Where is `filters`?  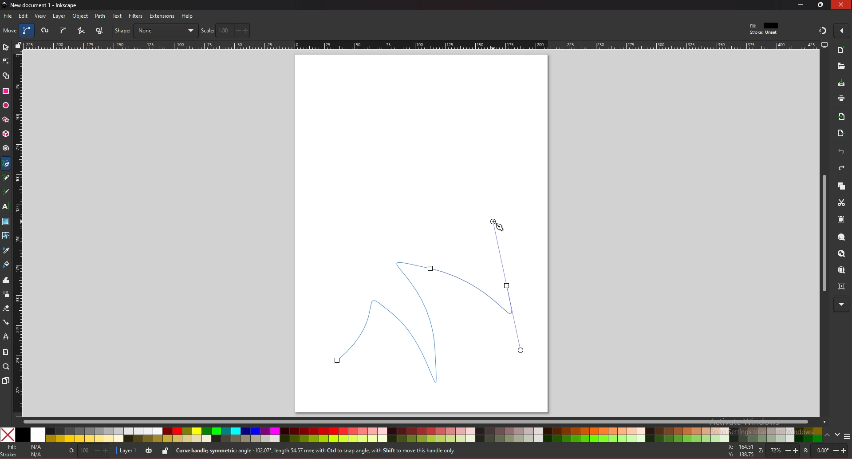
filters is located at coordinates (136, 16).